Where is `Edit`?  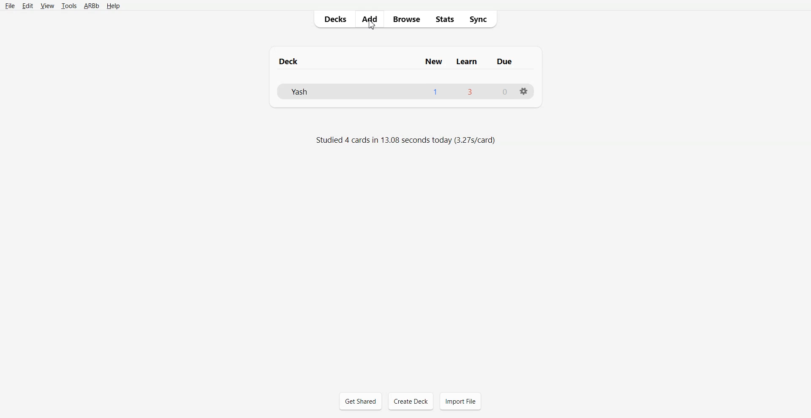 Edit is located at coordinates (27, 6).